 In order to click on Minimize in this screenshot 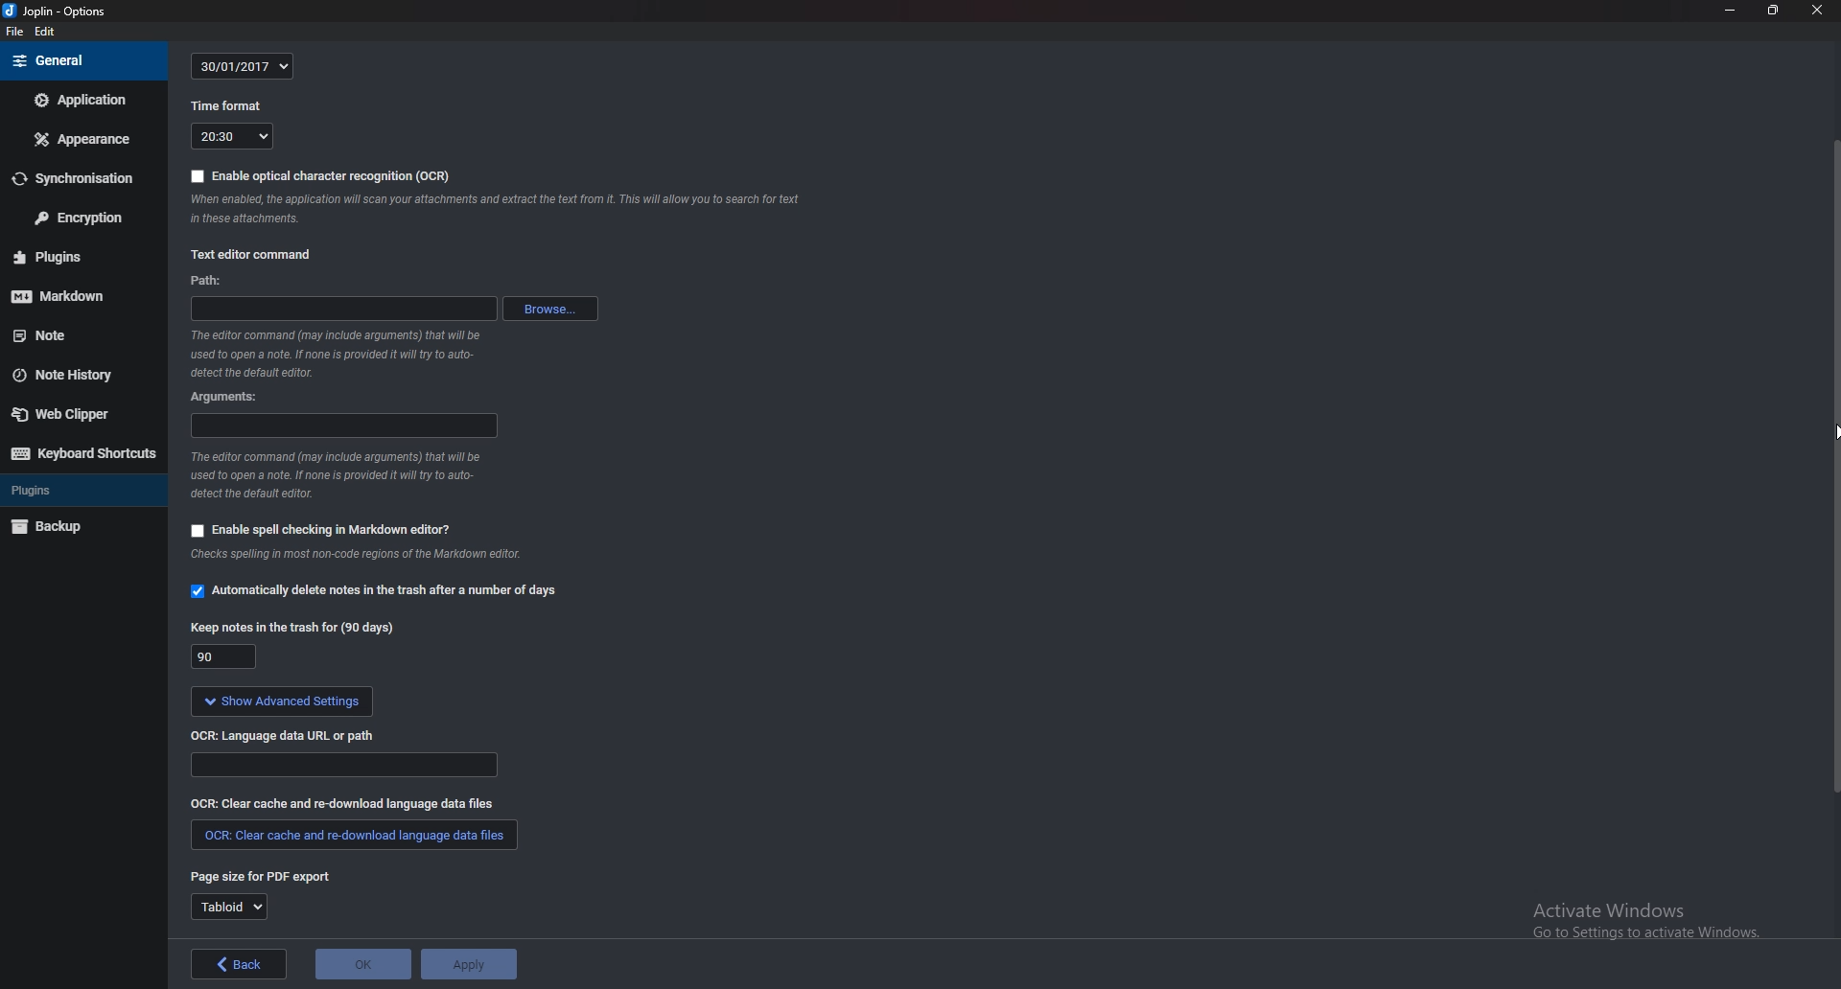, I will do `click(1732, 11)`.